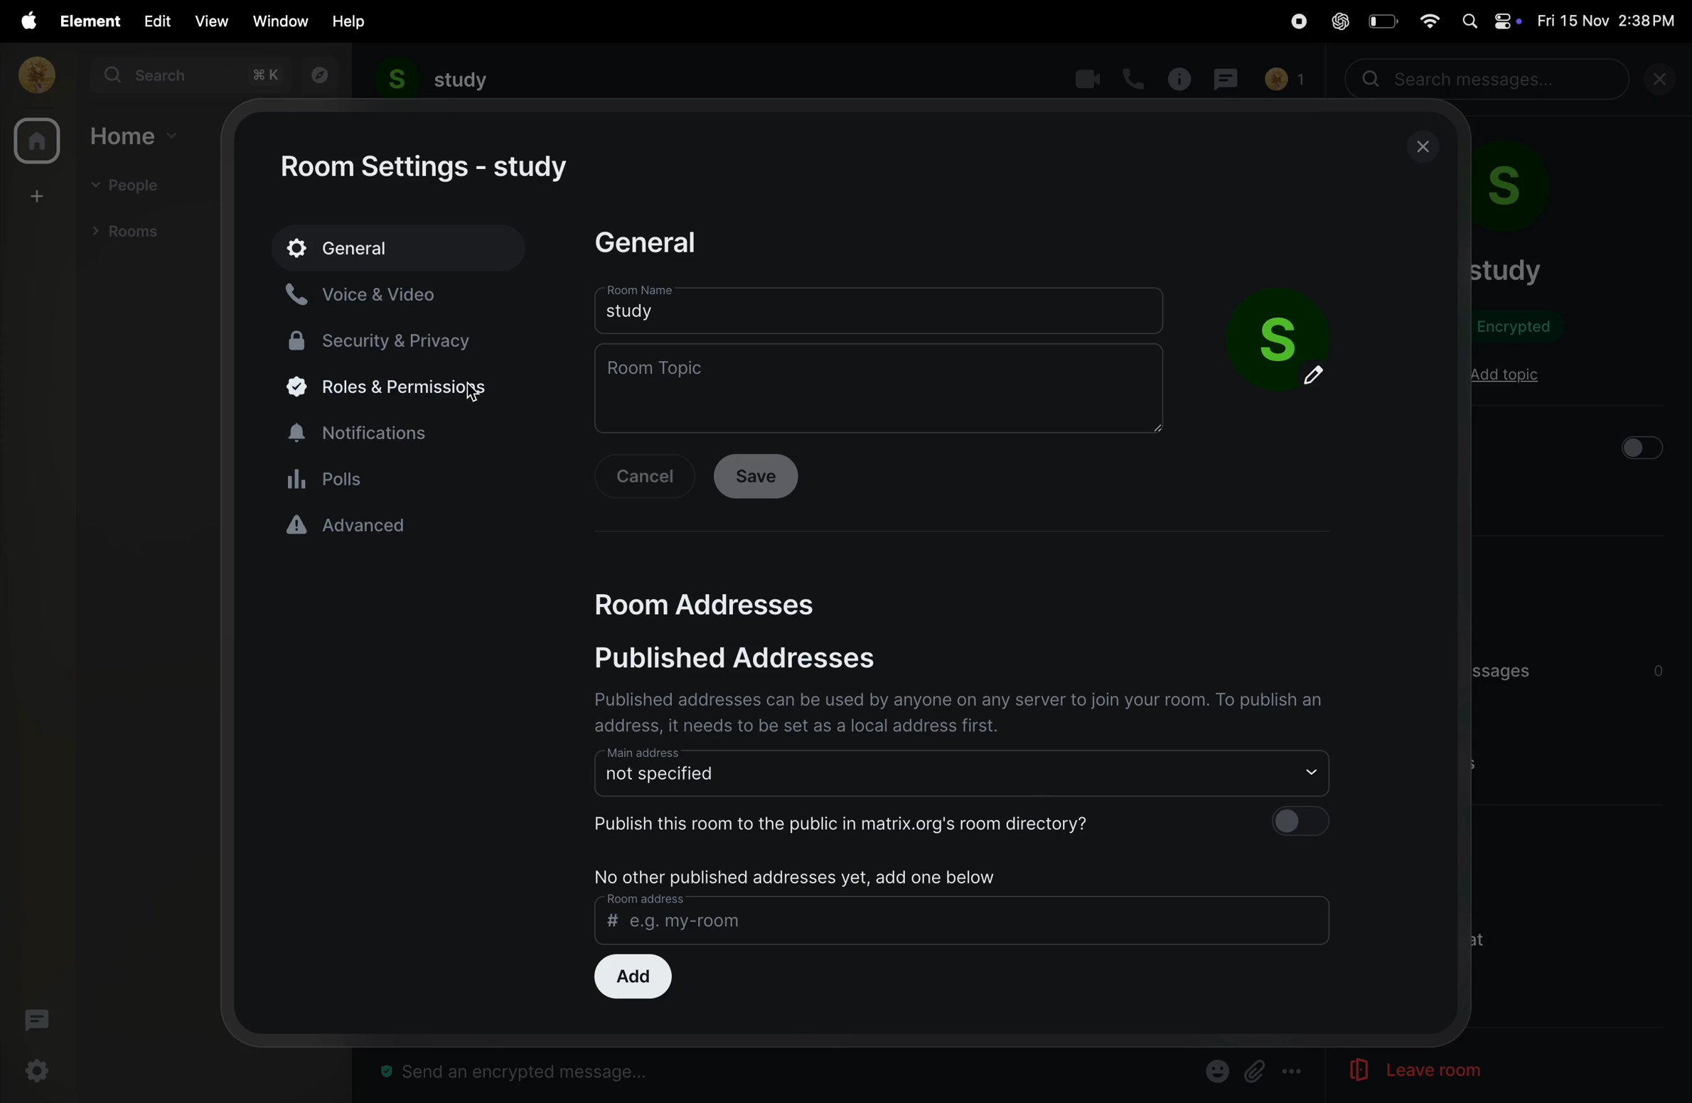  Describe the element at coordinates (1531, 192) in the screenshot. I see `room profile` at that location.